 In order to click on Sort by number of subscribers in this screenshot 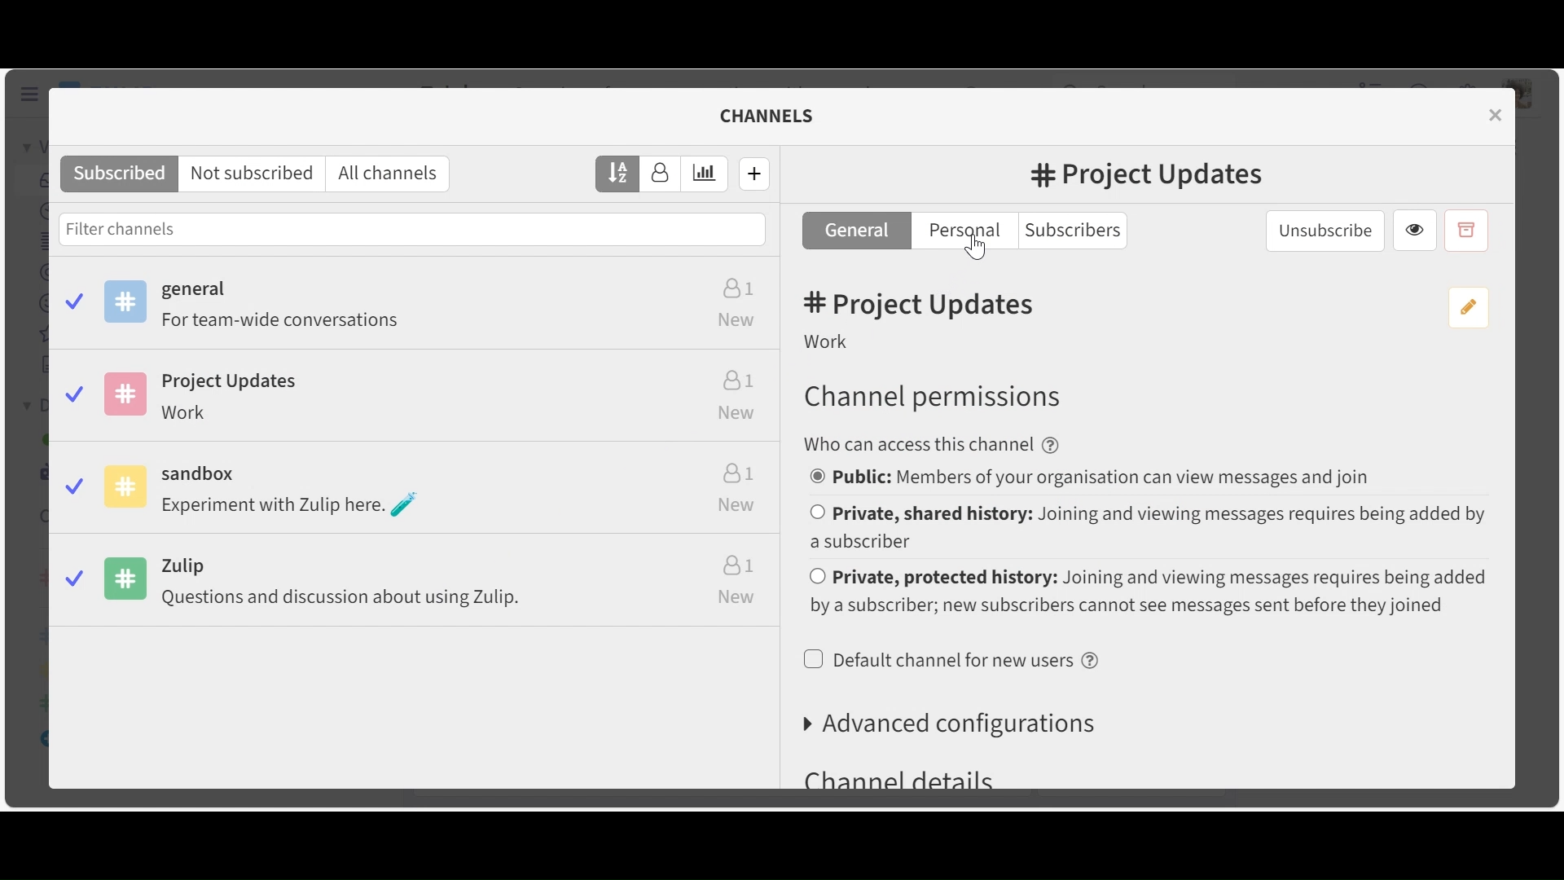, I will do `click(661, 174)`.